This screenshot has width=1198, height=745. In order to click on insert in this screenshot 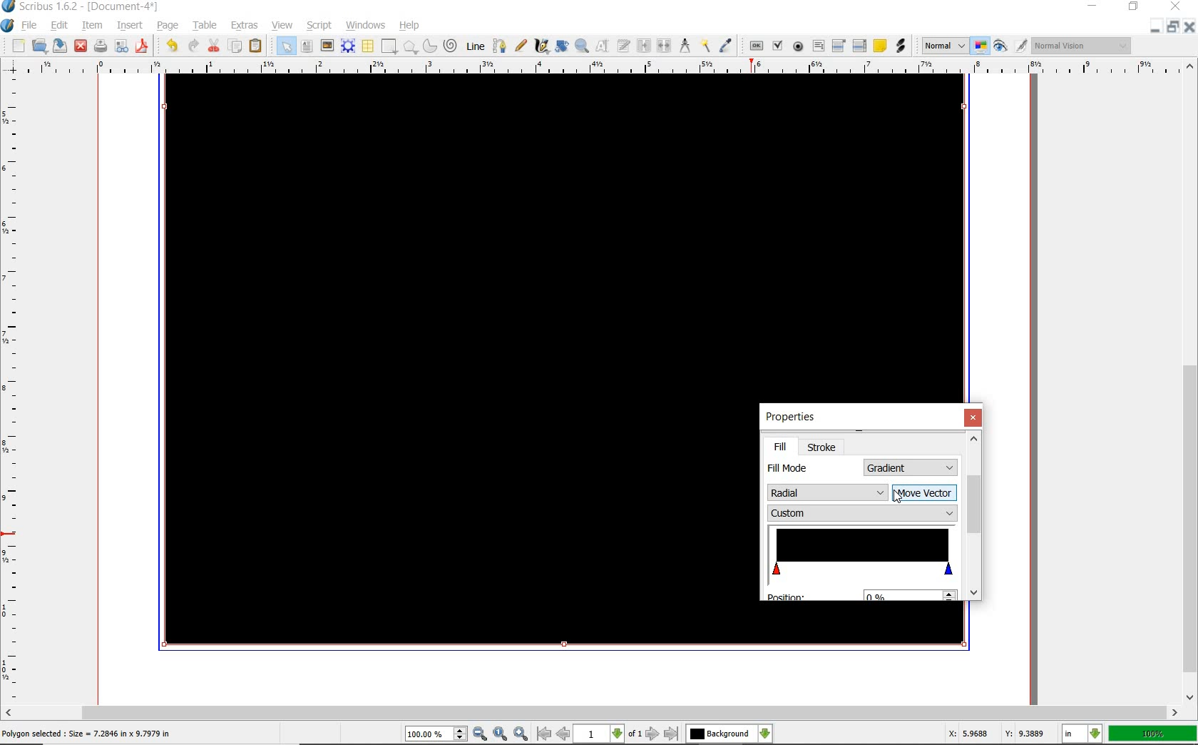, I will do `click(130, 25)`.